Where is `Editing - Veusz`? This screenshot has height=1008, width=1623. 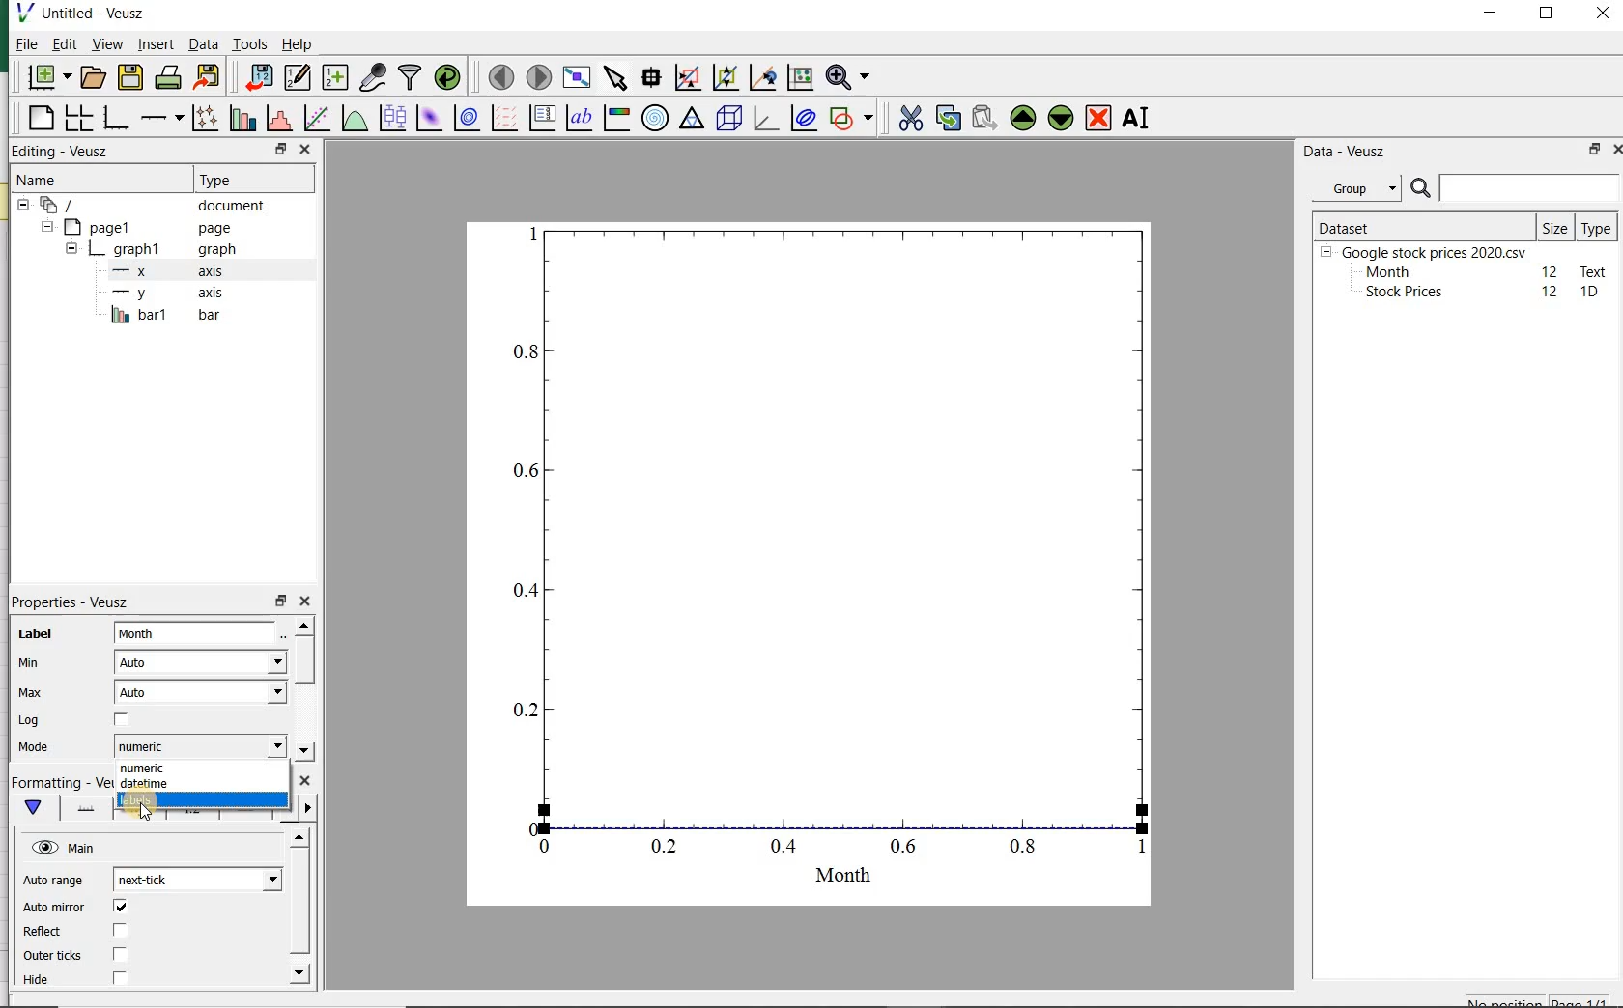
Editing - Veusz is located at coordinates (63, 152).